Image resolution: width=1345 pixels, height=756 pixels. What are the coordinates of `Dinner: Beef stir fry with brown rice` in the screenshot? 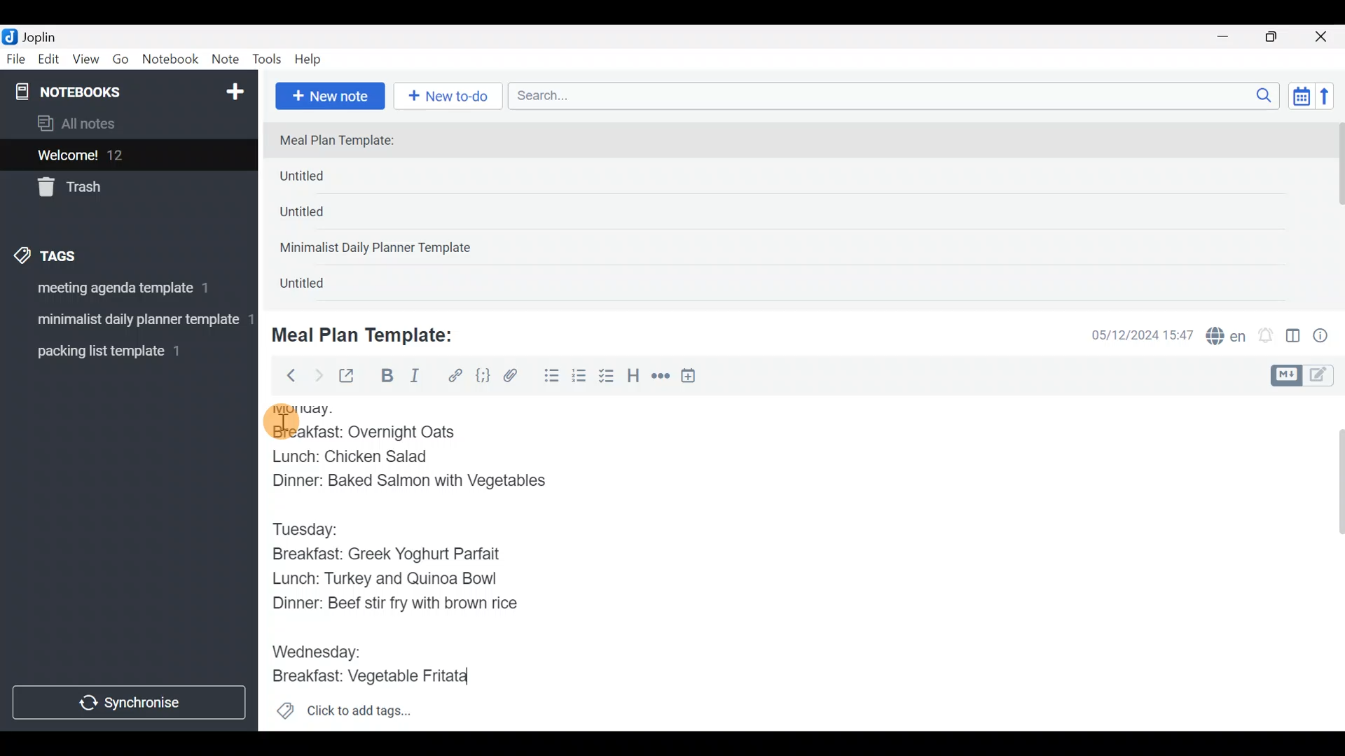 It's located at (397, 605).